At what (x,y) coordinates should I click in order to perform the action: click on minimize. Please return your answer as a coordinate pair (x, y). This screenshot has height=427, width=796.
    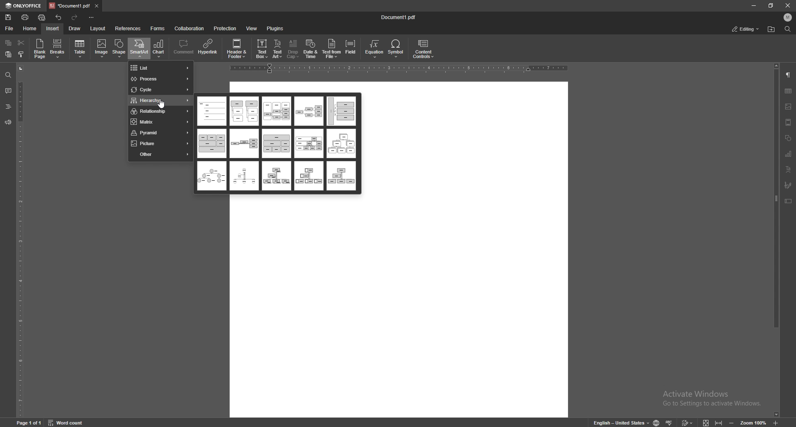
    Looking at the image, I should click on (754, 5).